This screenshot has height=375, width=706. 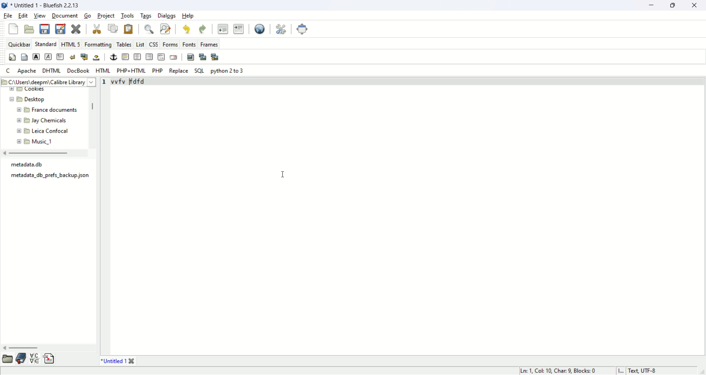 I want to click on apache, so click(x=27, y=71).